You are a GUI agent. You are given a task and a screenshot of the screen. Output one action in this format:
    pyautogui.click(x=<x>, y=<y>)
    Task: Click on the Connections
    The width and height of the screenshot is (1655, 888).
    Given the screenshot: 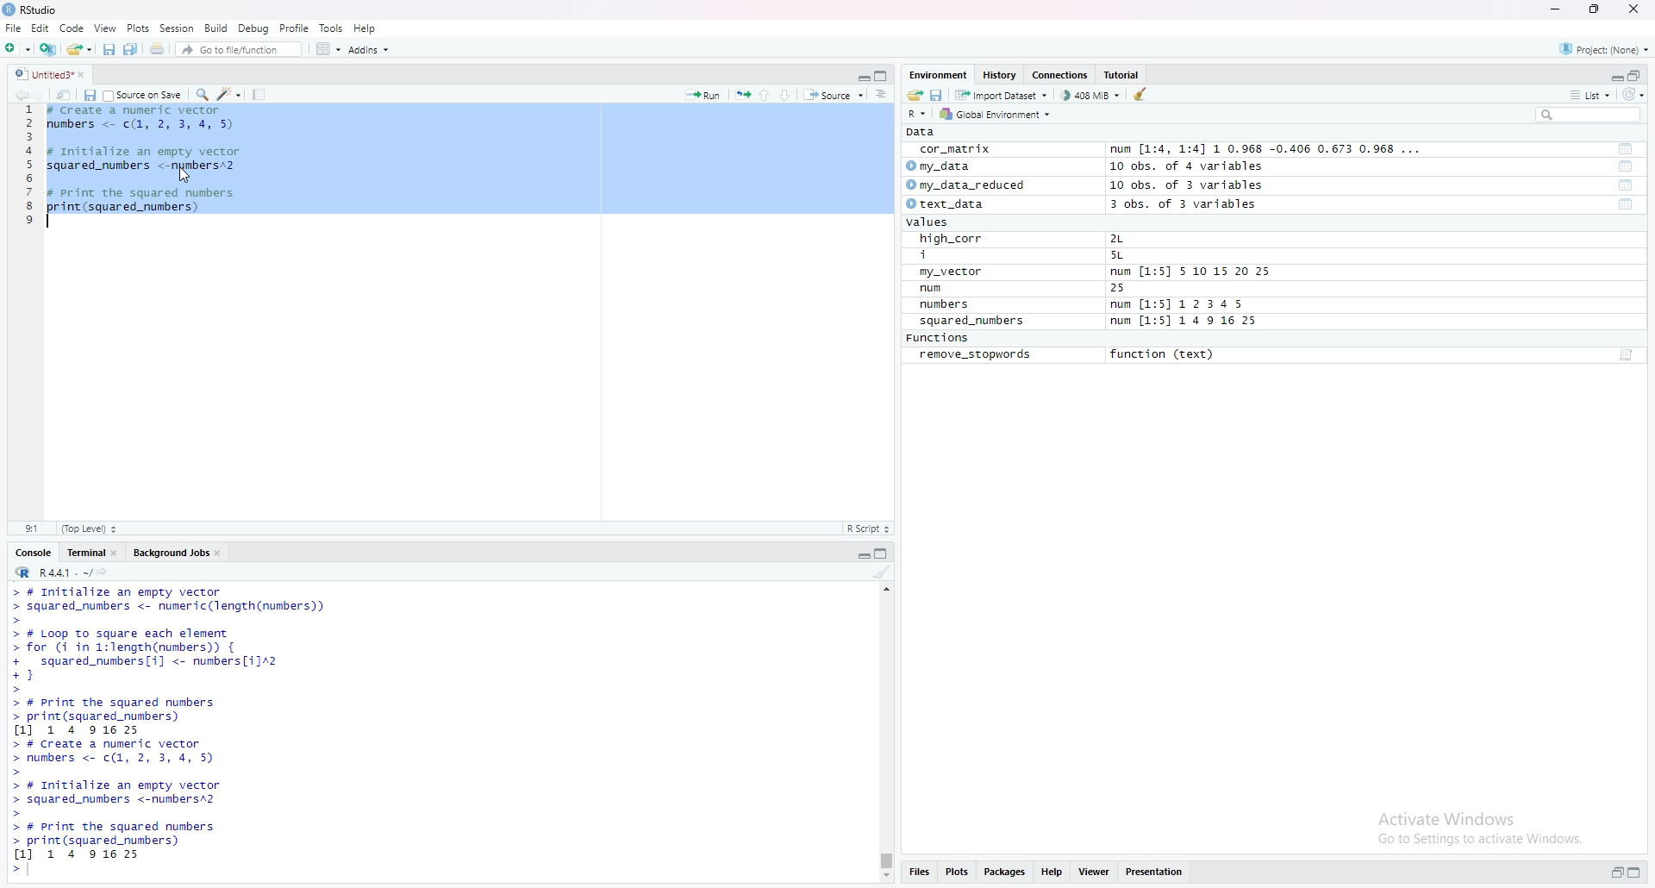 What is the action you would take?
    pyautogui.click(x=1062, y=75)
    